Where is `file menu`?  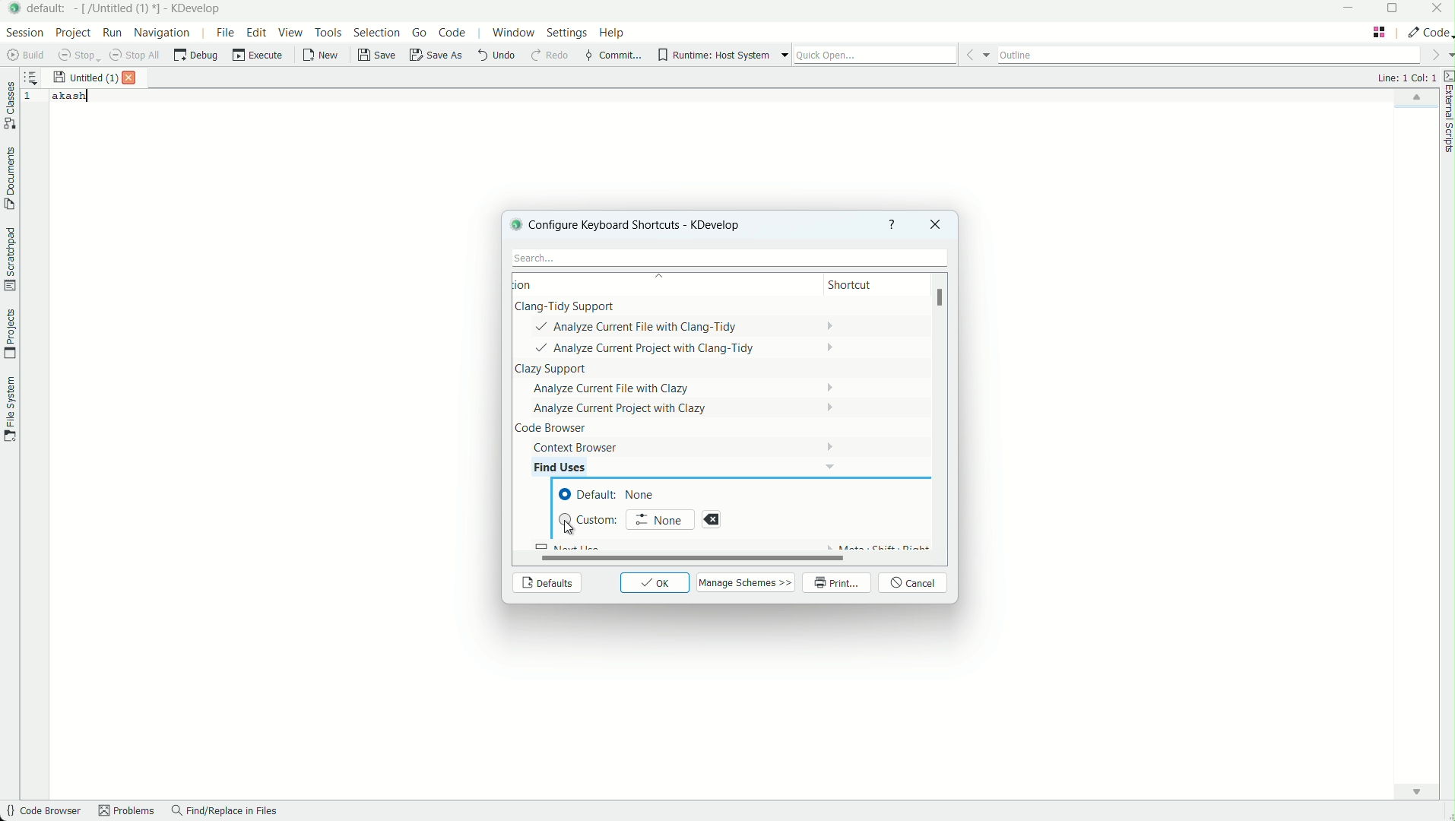
file menu is located at coordinates (224, 32).